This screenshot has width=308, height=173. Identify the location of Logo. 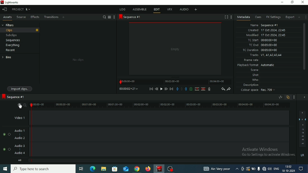
(2, 2).